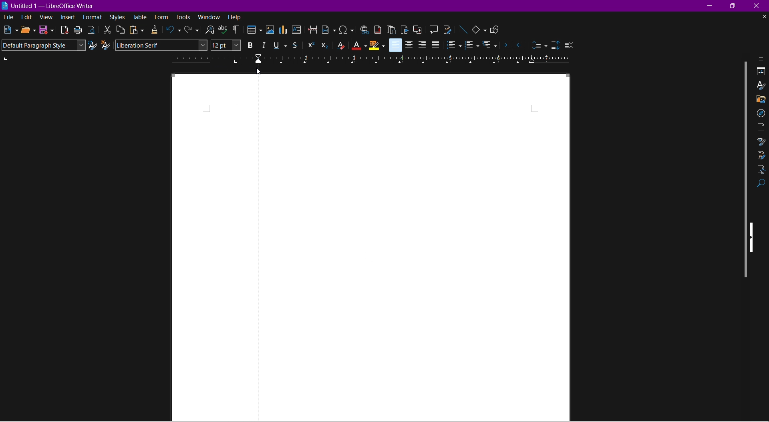 The width and height of the screenshot is (769, 422). What do you see at coordinates (454, 45) in the screenshot?
I see `Toggle Unordered List` at bounding box center [454, 45].